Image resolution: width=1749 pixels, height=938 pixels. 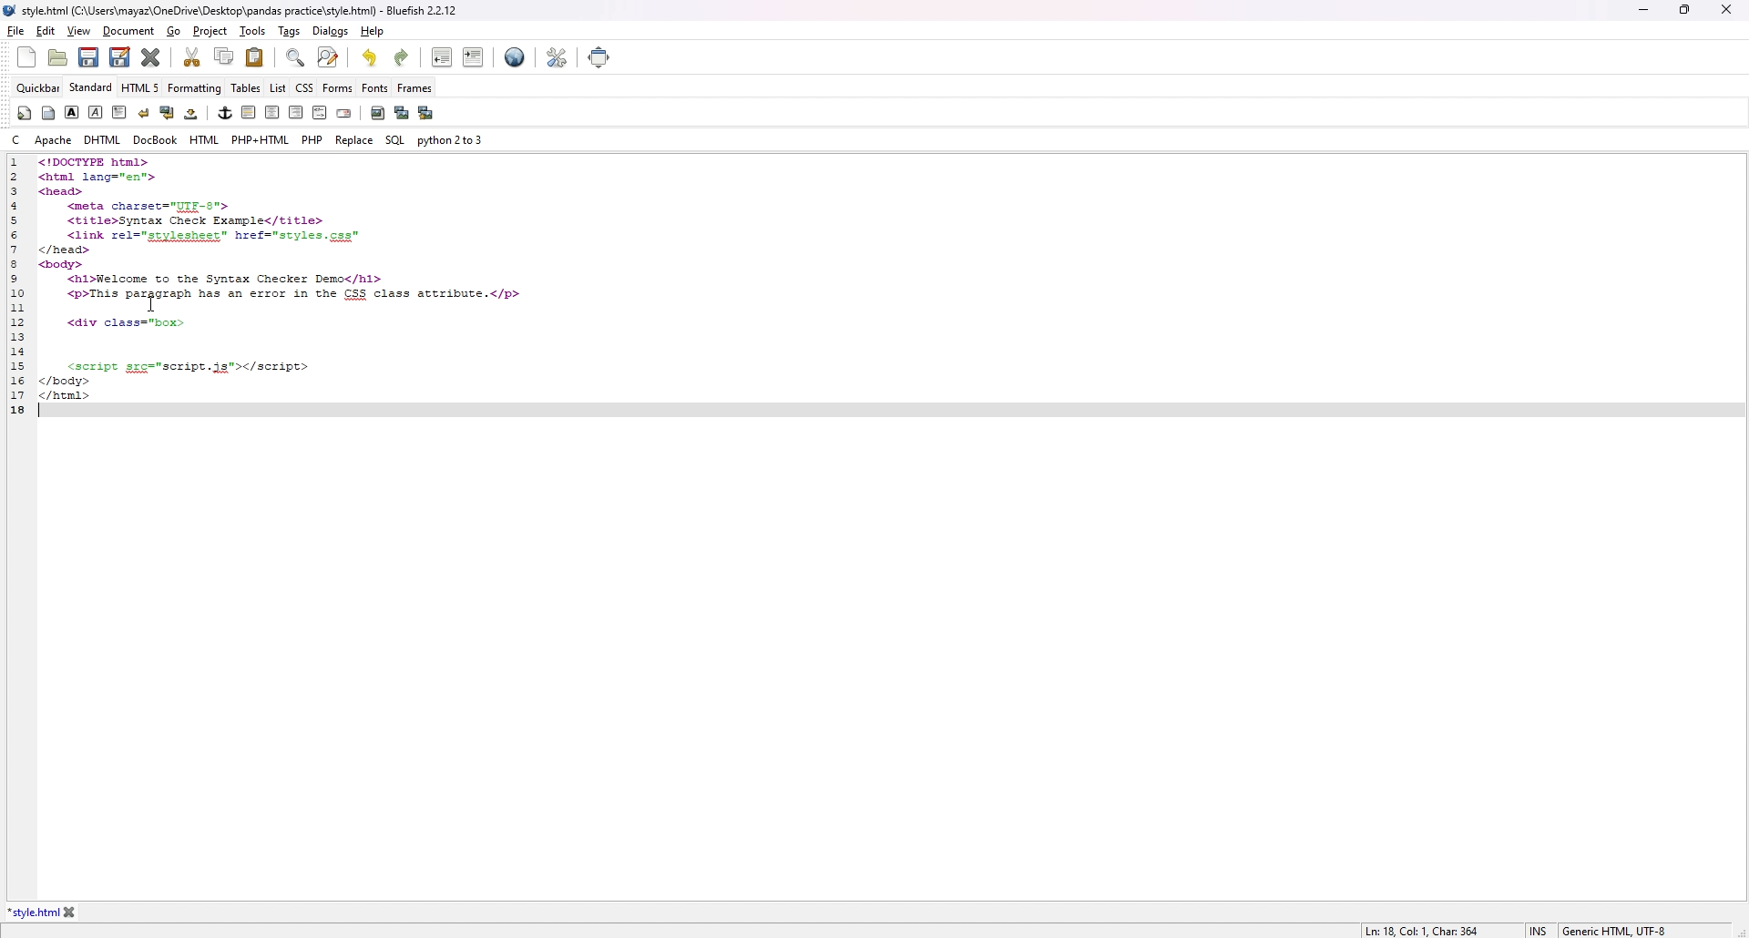 I want to click on paragraph, so click(x=120, y=113).